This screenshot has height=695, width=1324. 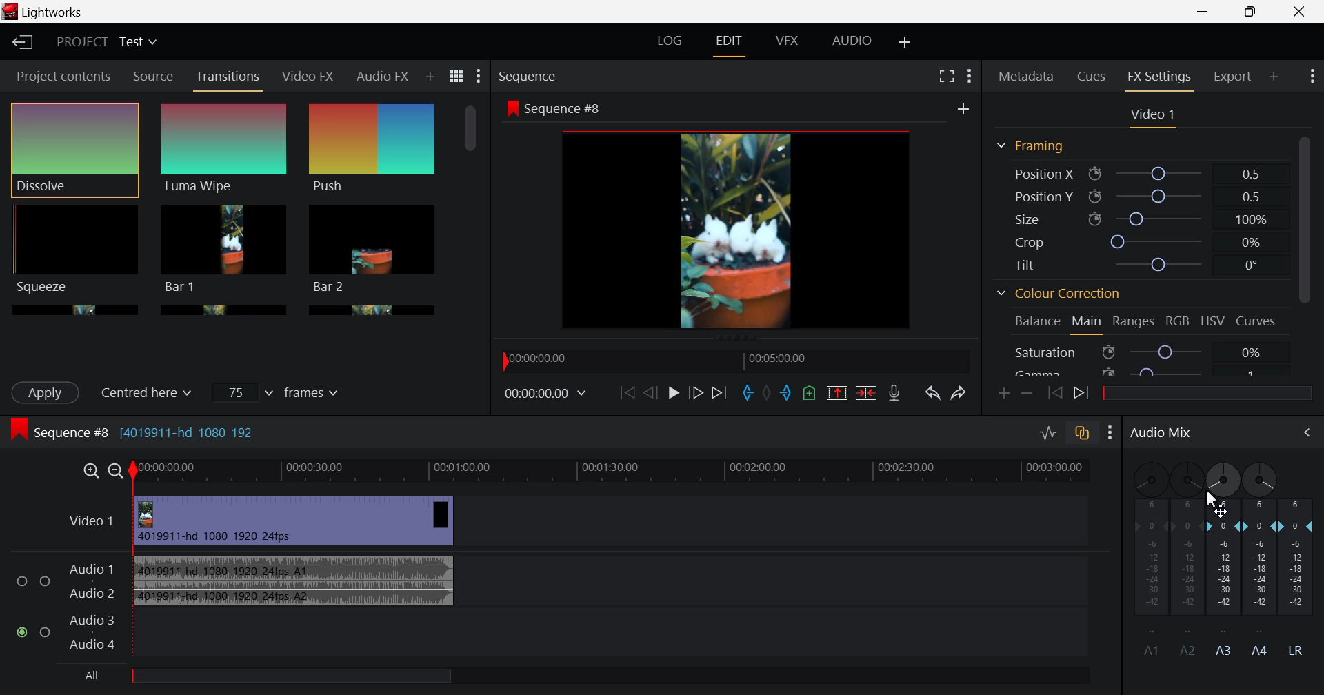 I want to click on Cues, so click(x=1092, y=77).